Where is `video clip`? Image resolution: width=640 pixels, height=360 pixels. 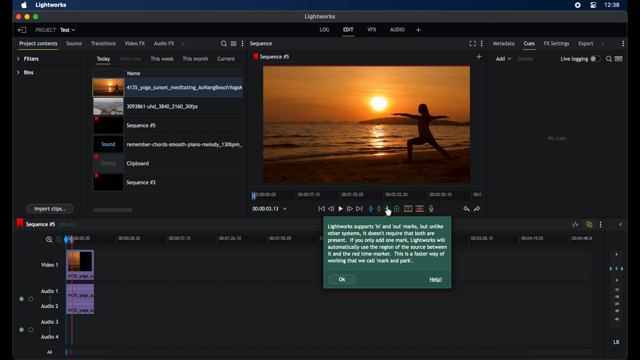 video clip is located at coordinates (167, 88).